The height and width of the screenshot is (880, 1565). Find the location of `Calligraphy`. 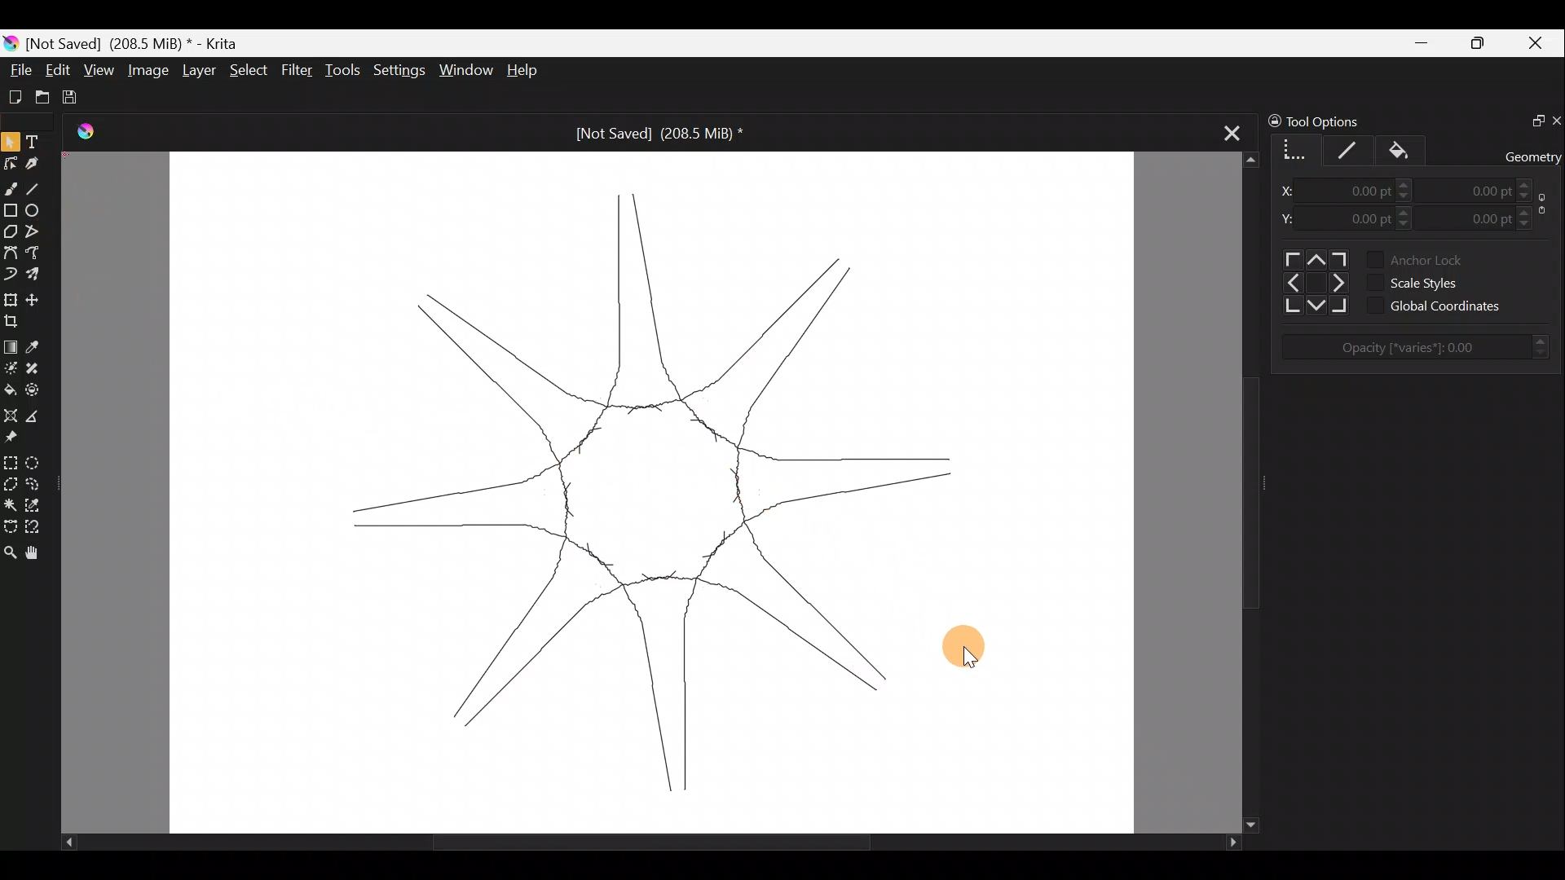

Calligraphy is located at coordinates (39, 161).